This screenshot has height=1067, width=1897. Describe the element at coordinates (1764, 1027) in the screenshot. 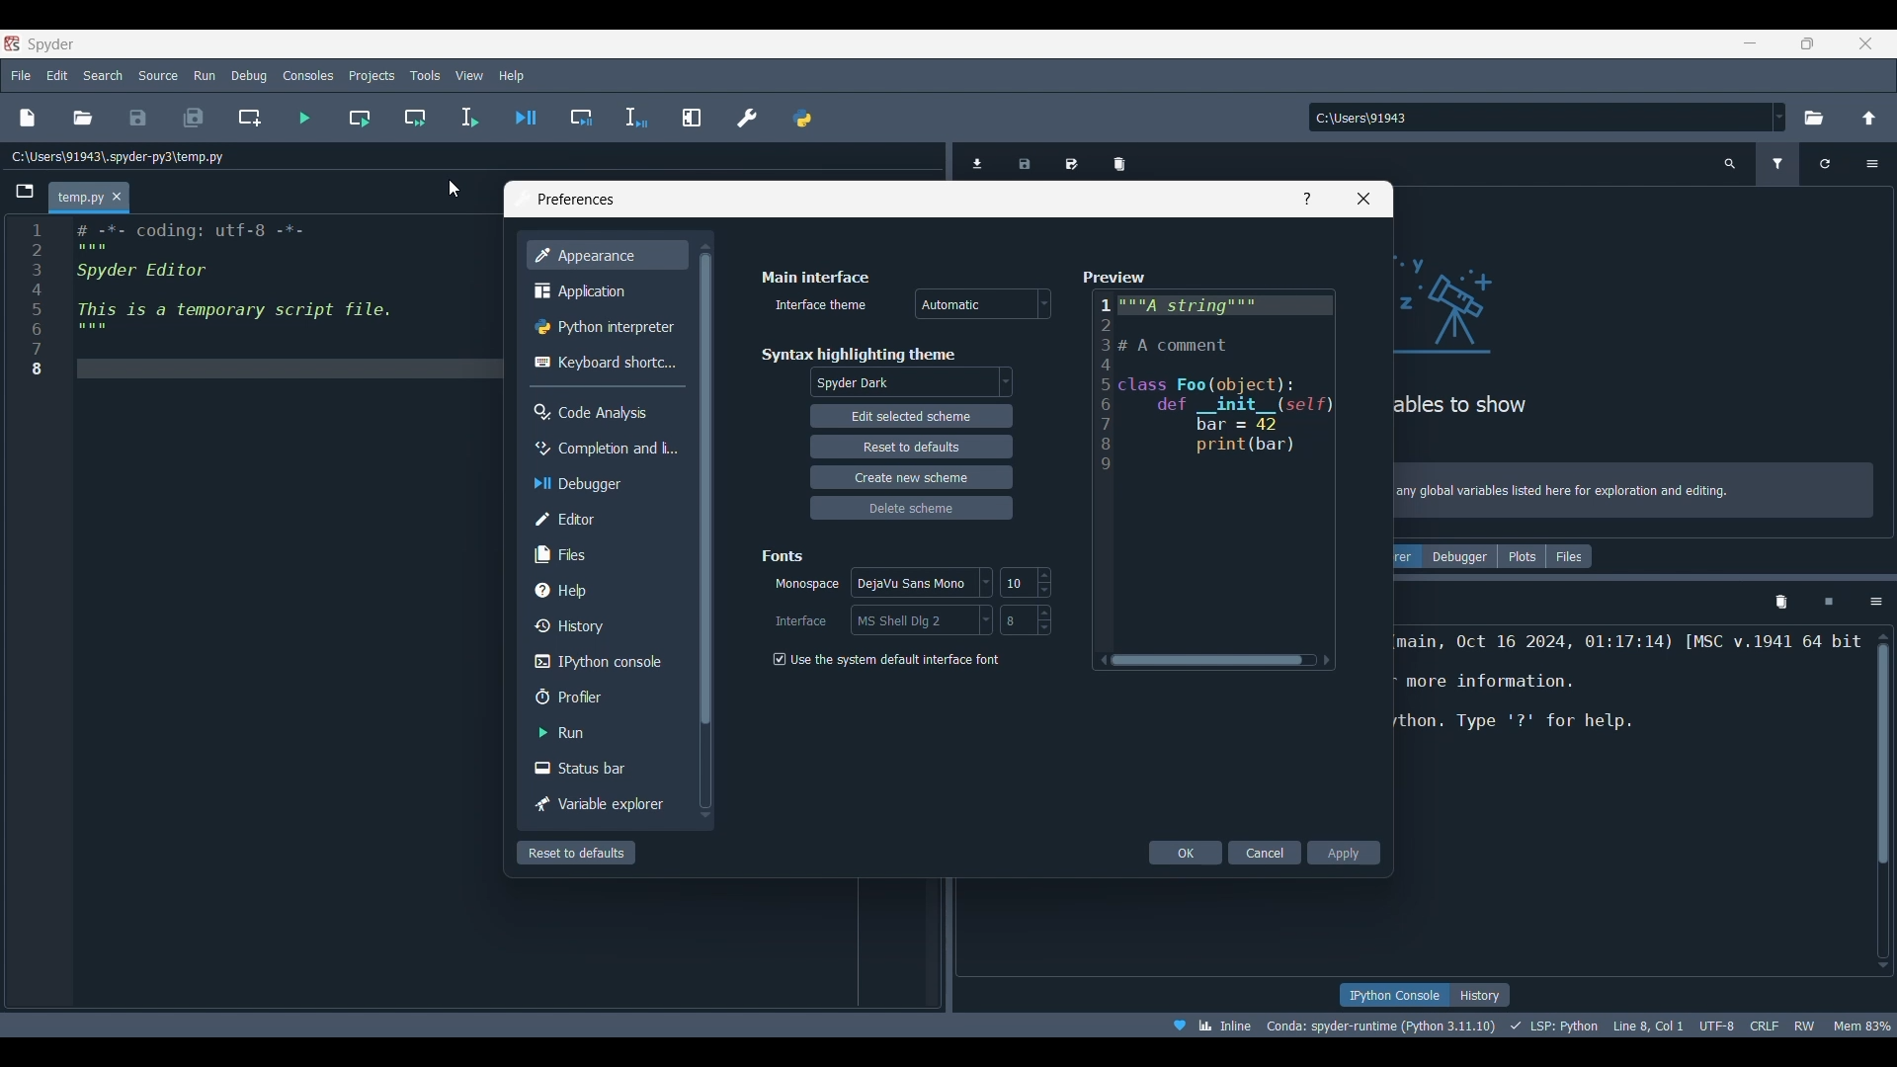

I see `CRLF` at that location.